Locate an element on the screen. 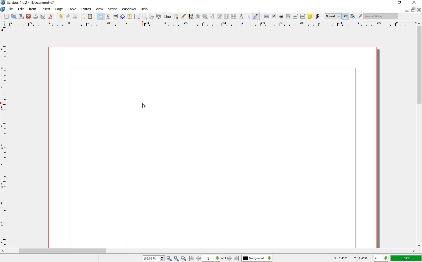  CUT is located at coordinates (76, 16).